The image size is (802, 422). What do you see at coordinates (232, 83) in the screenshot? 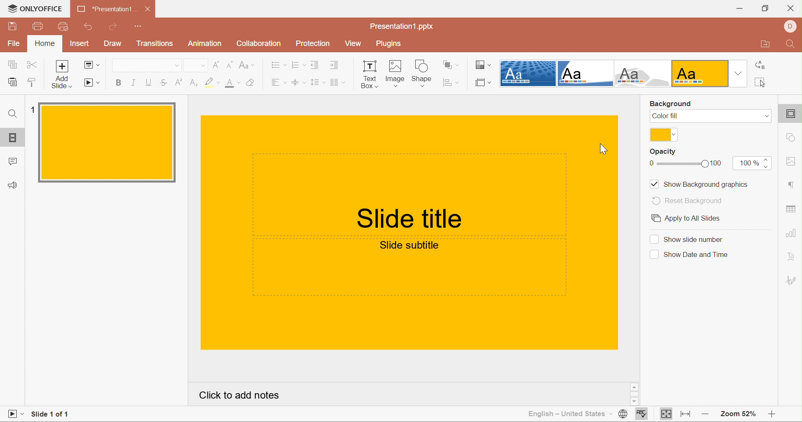
I see `Font size` at bounding box center [232, 83].